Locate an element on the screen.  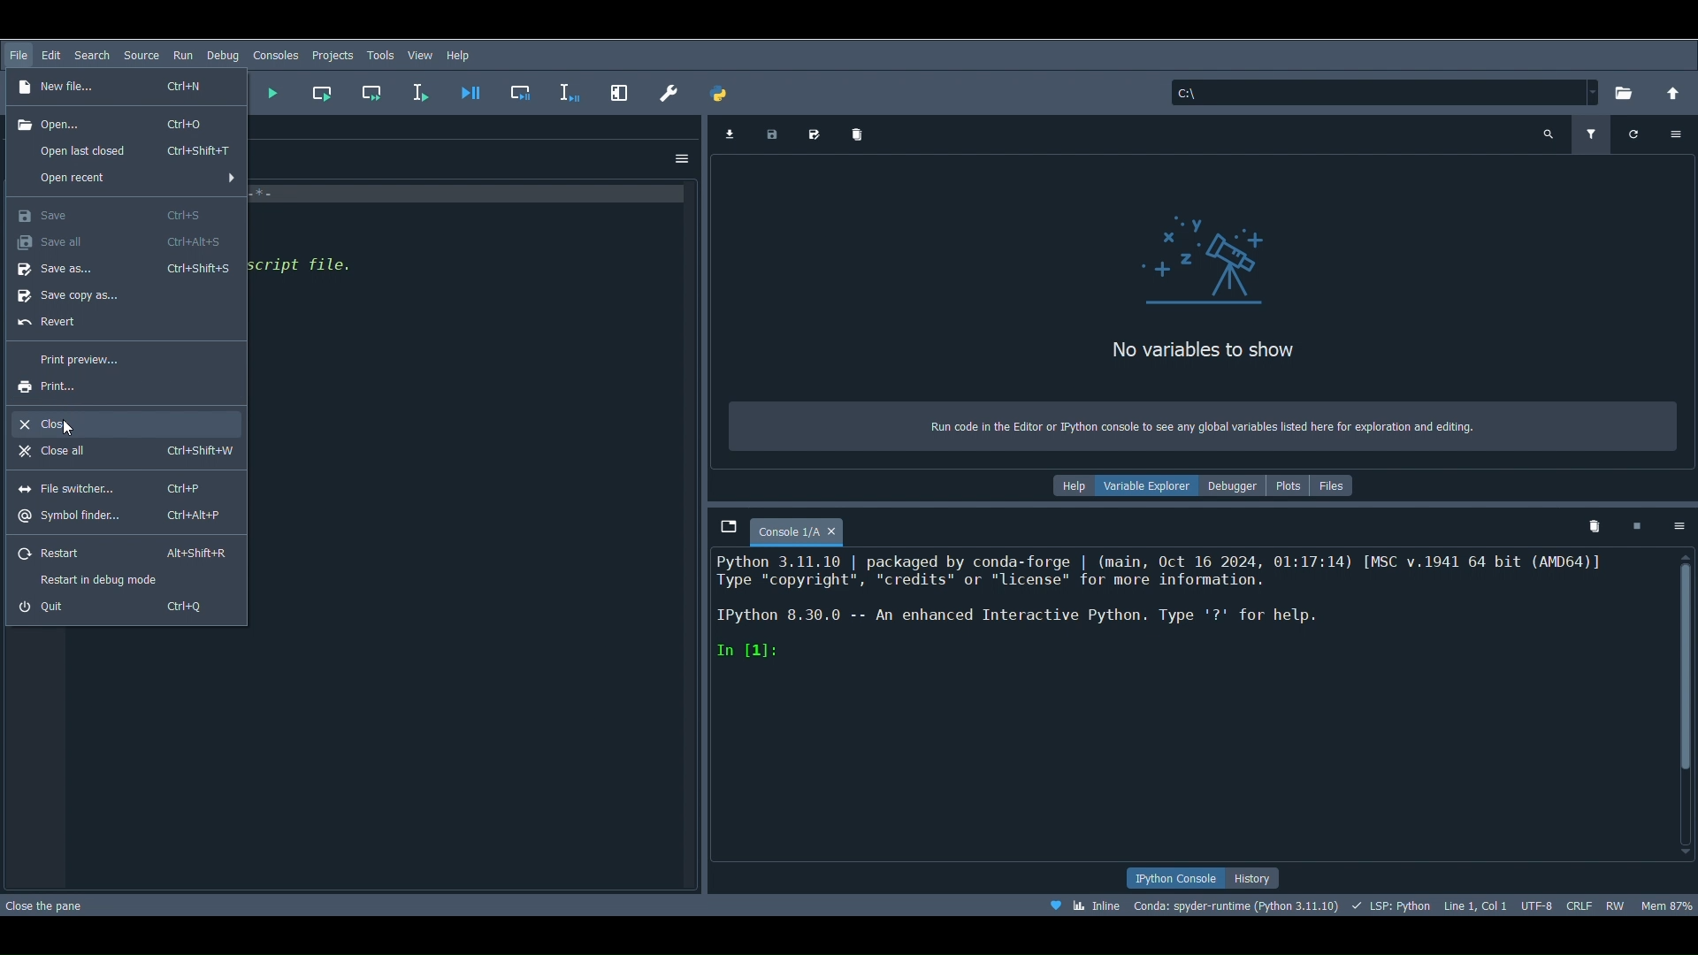
Cursor is located at coordinates (80, 426).